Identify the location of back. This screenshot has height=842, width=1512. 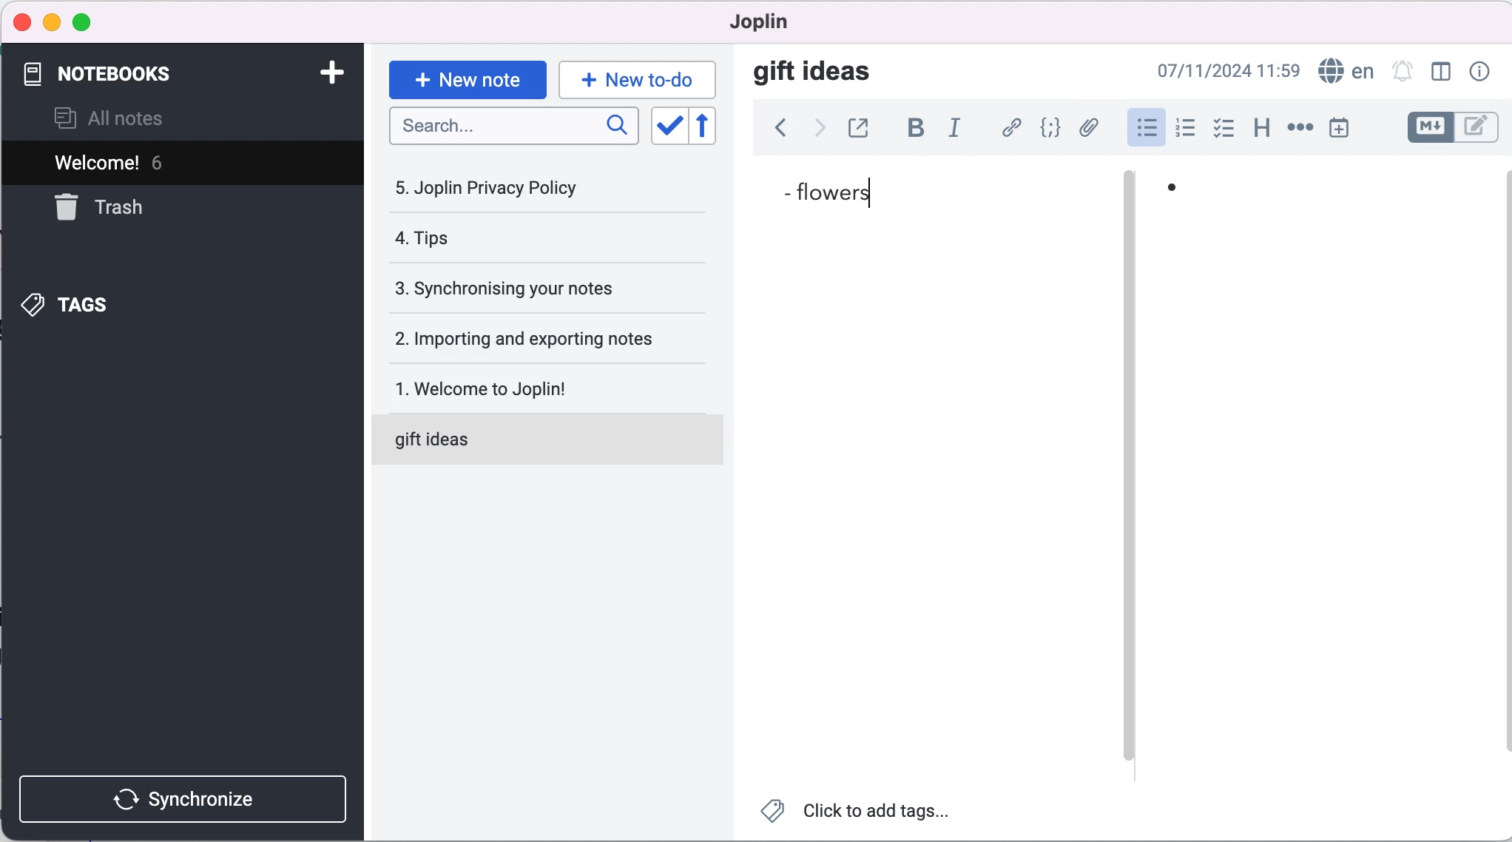
(776, 130).